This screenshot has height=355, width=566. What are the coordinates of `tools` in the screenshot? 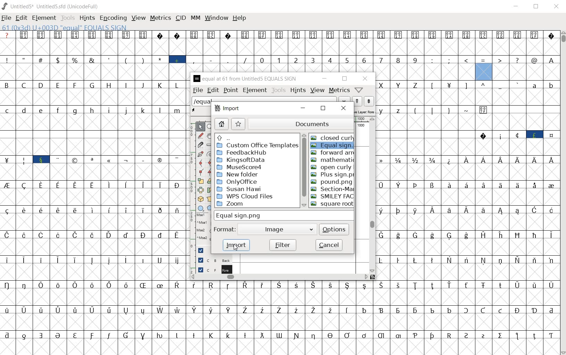 It's located at (278, 90).